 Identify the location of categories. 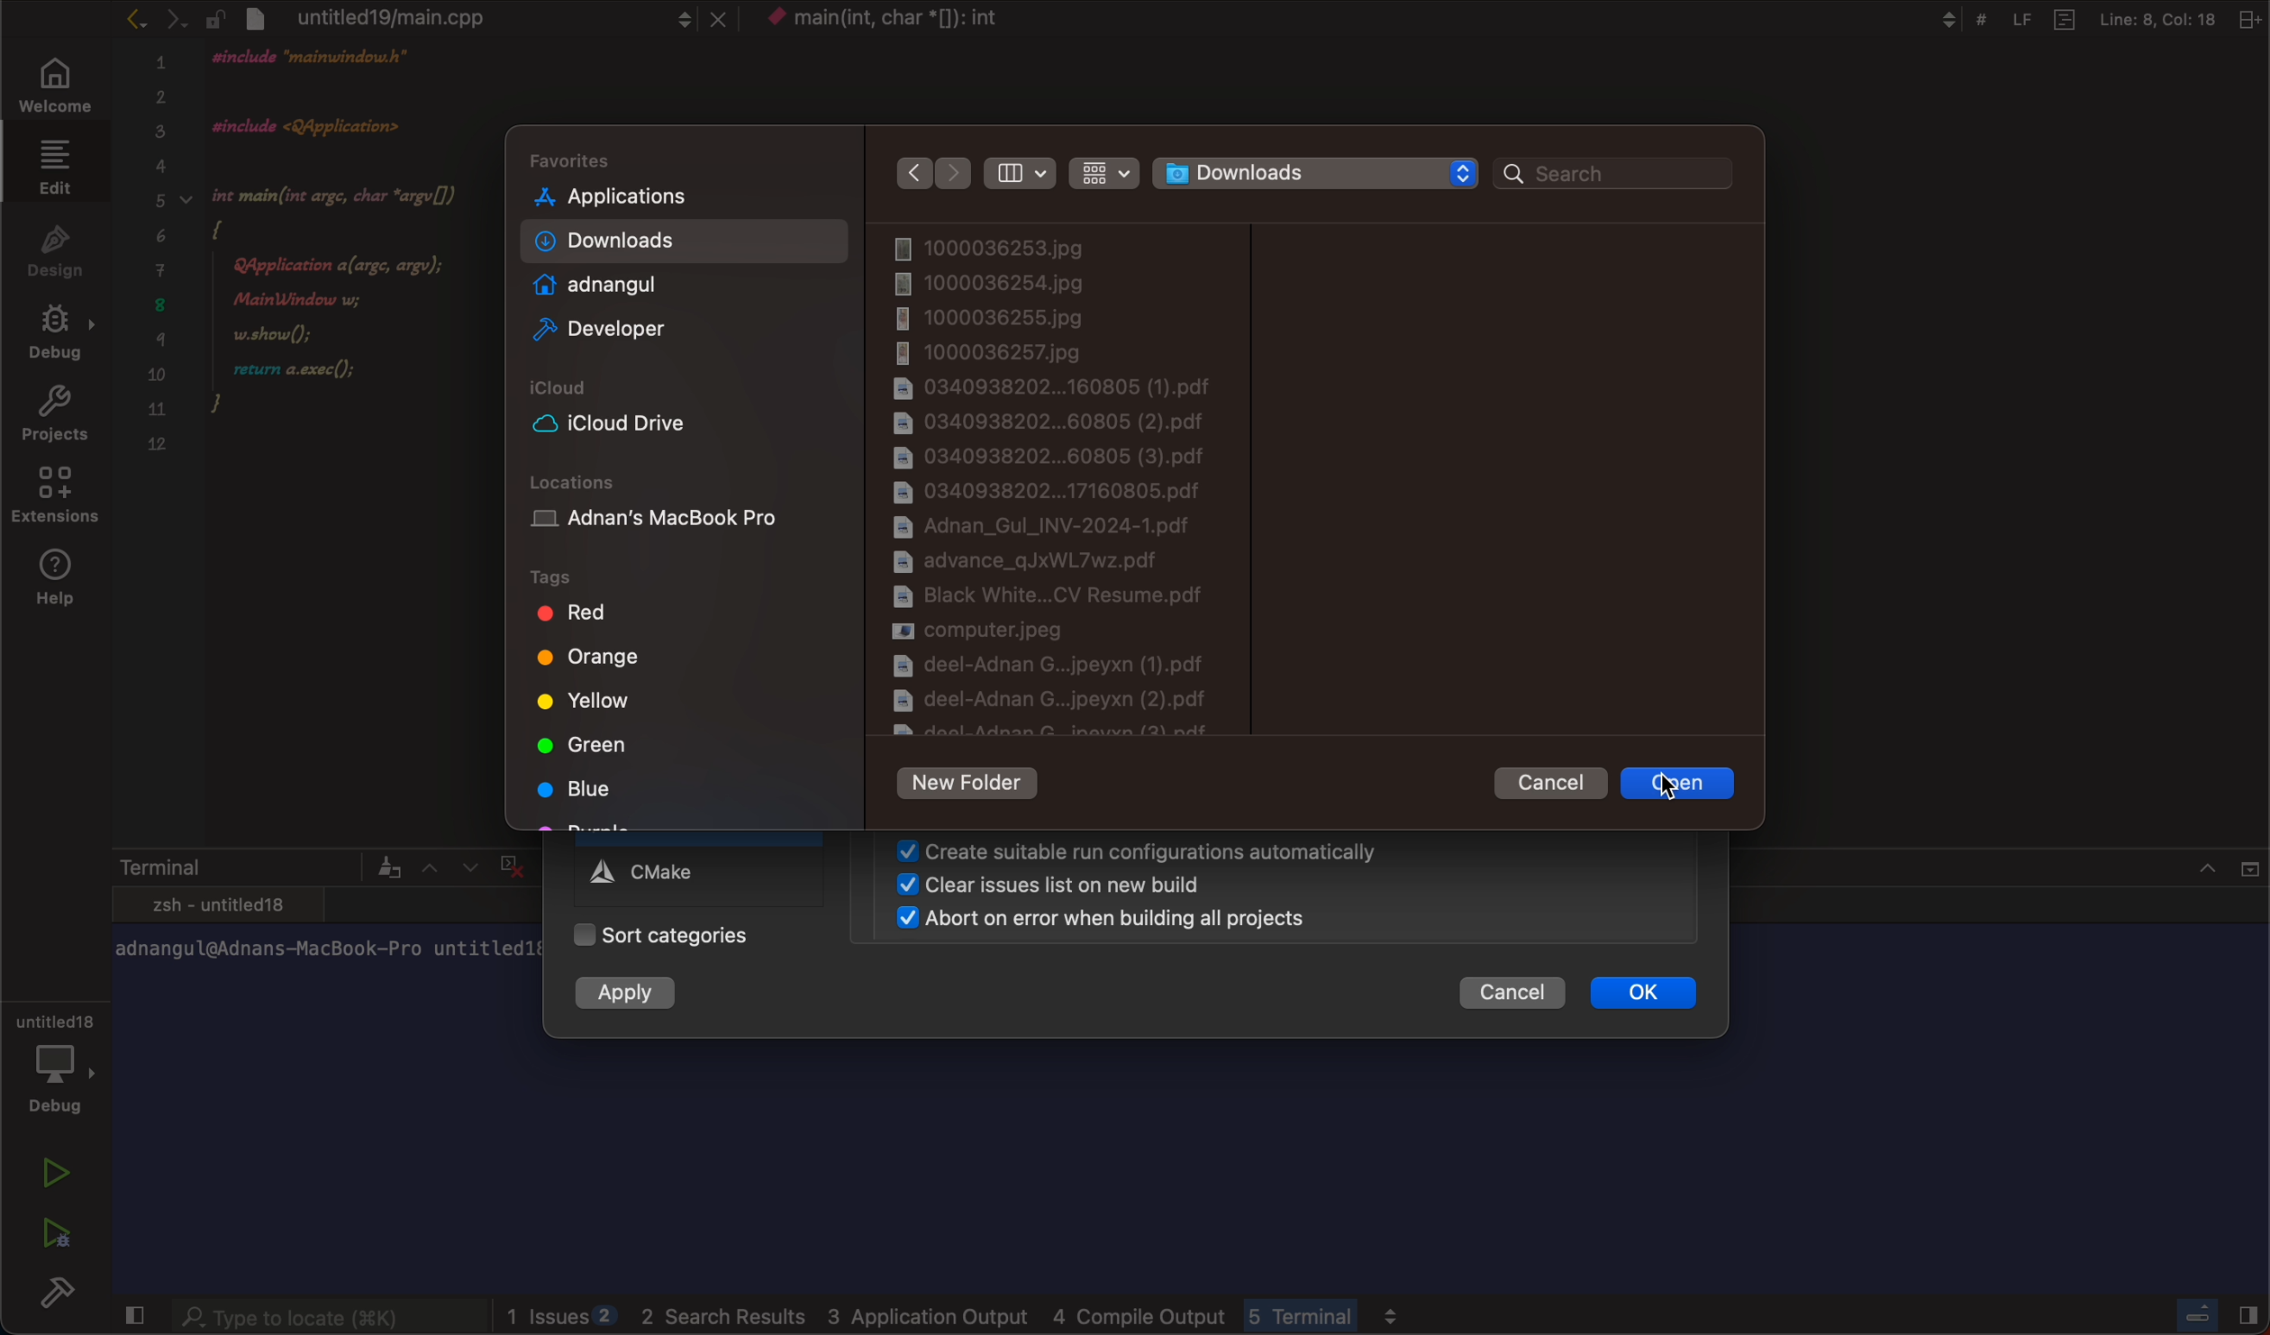
(695, 935).